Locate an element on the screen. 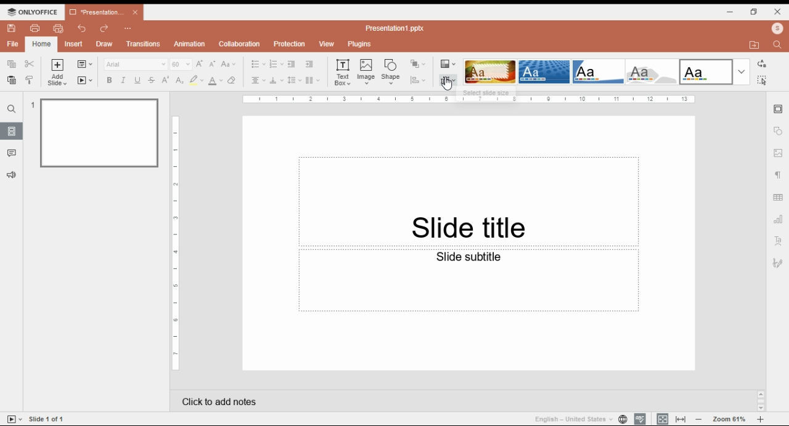 This screenshot has height=426, width=789. line spacing is located at coordinates (295, 81).